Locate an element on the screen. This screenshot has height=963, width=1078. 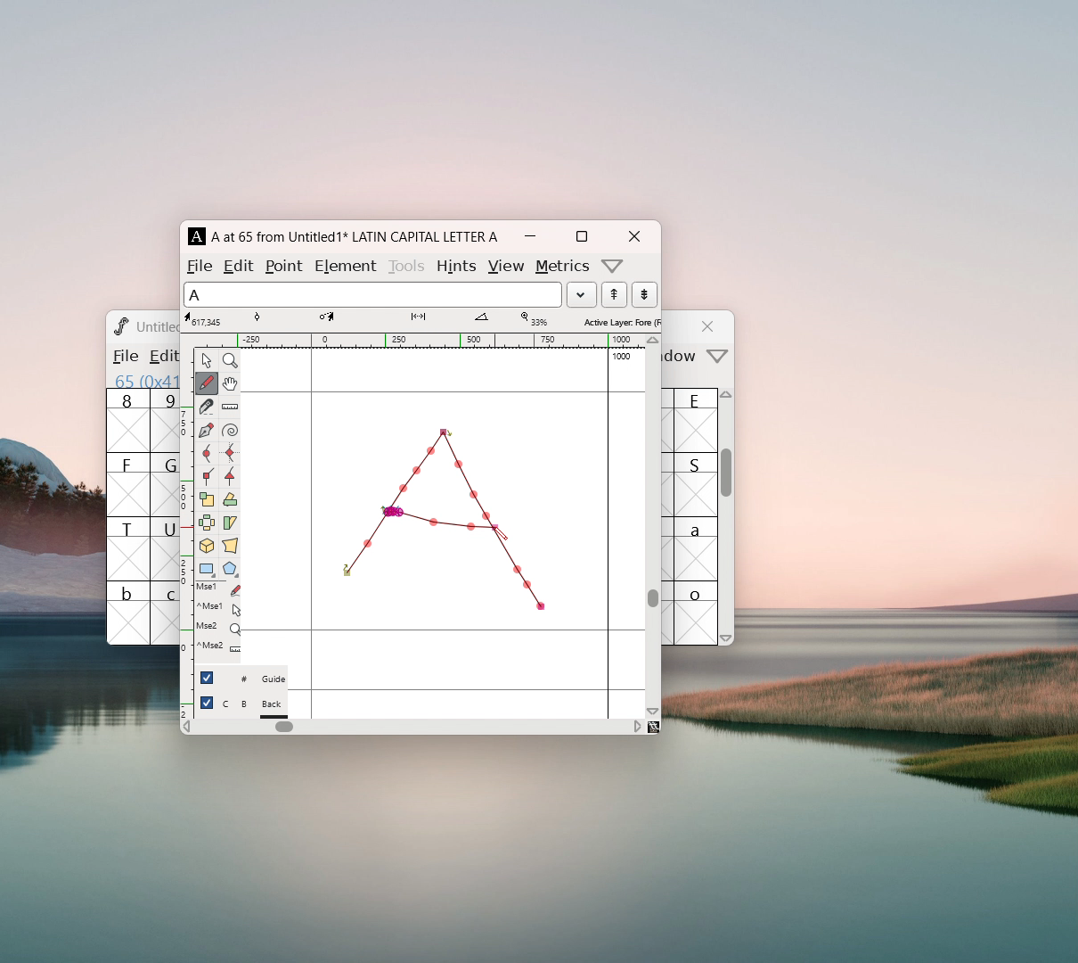
cursor is located at coordinates (500, 536).